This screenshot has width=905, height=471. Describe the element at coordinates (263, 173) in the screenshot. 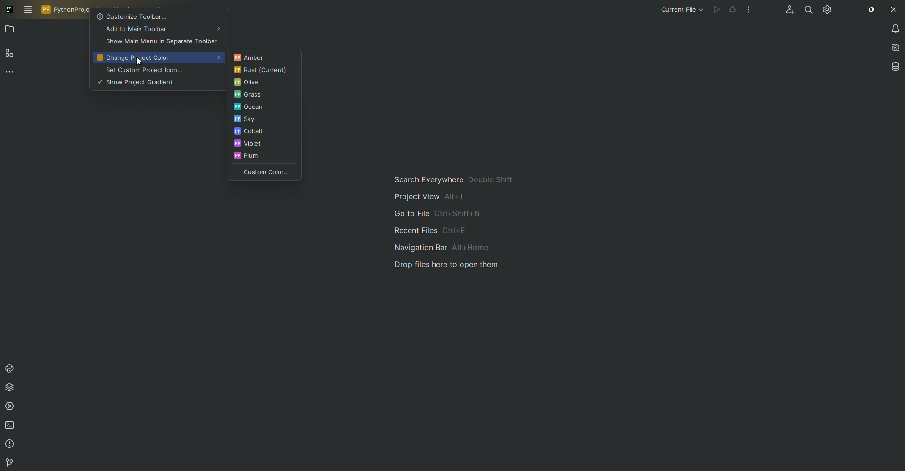

I see `Custom Color` at that location.